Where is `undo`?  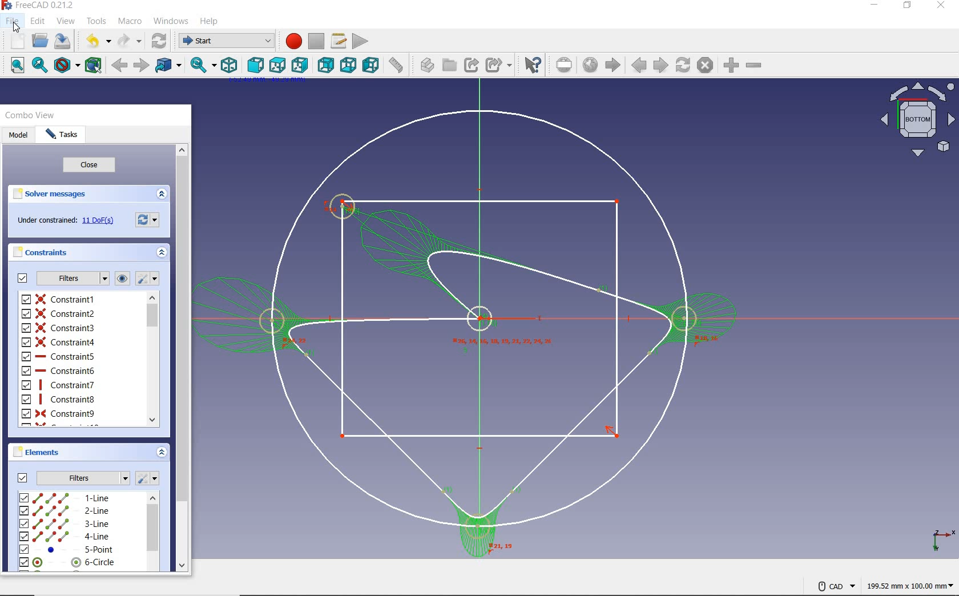 undo is located at coordinates (94, 40).